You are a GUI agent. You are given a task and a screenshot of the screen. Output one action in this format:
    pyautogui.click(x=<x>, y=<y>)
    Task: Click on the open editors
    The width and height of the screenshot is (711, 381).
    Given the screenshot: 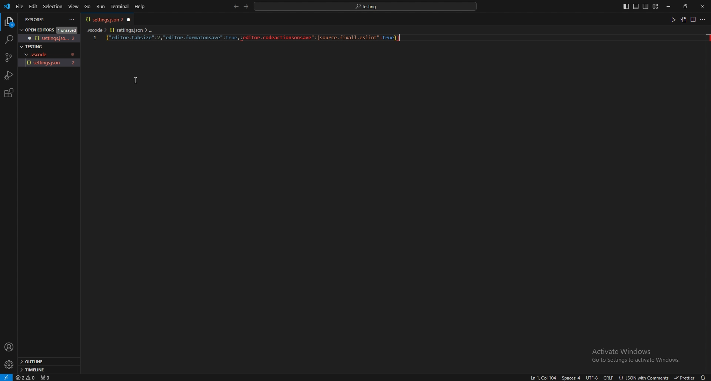 What is the action you would take?
    pyautogui.click(x=37, y=29)
    